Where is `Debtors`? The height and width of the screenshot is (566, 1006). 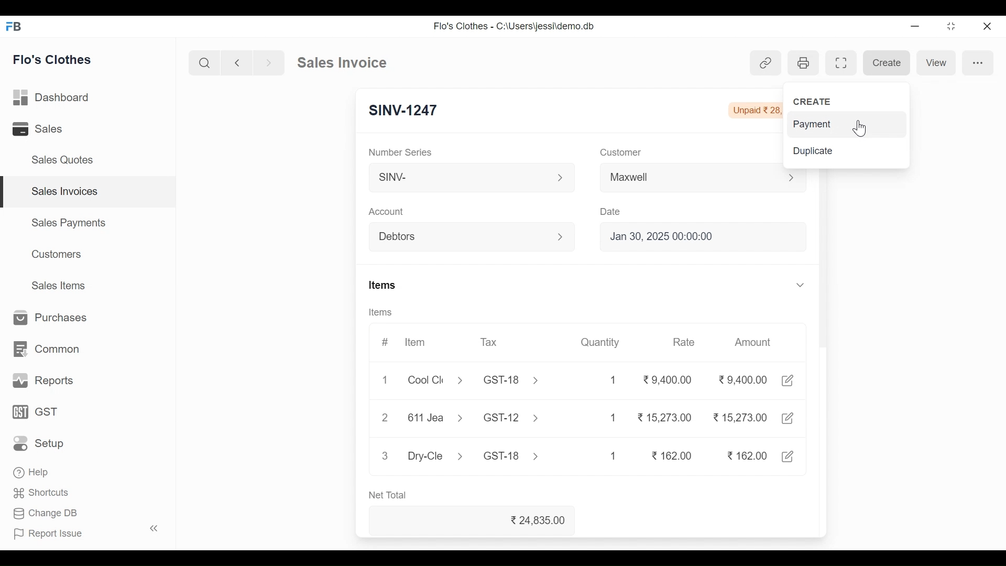 Debtors is located at coordinates (463, 238).